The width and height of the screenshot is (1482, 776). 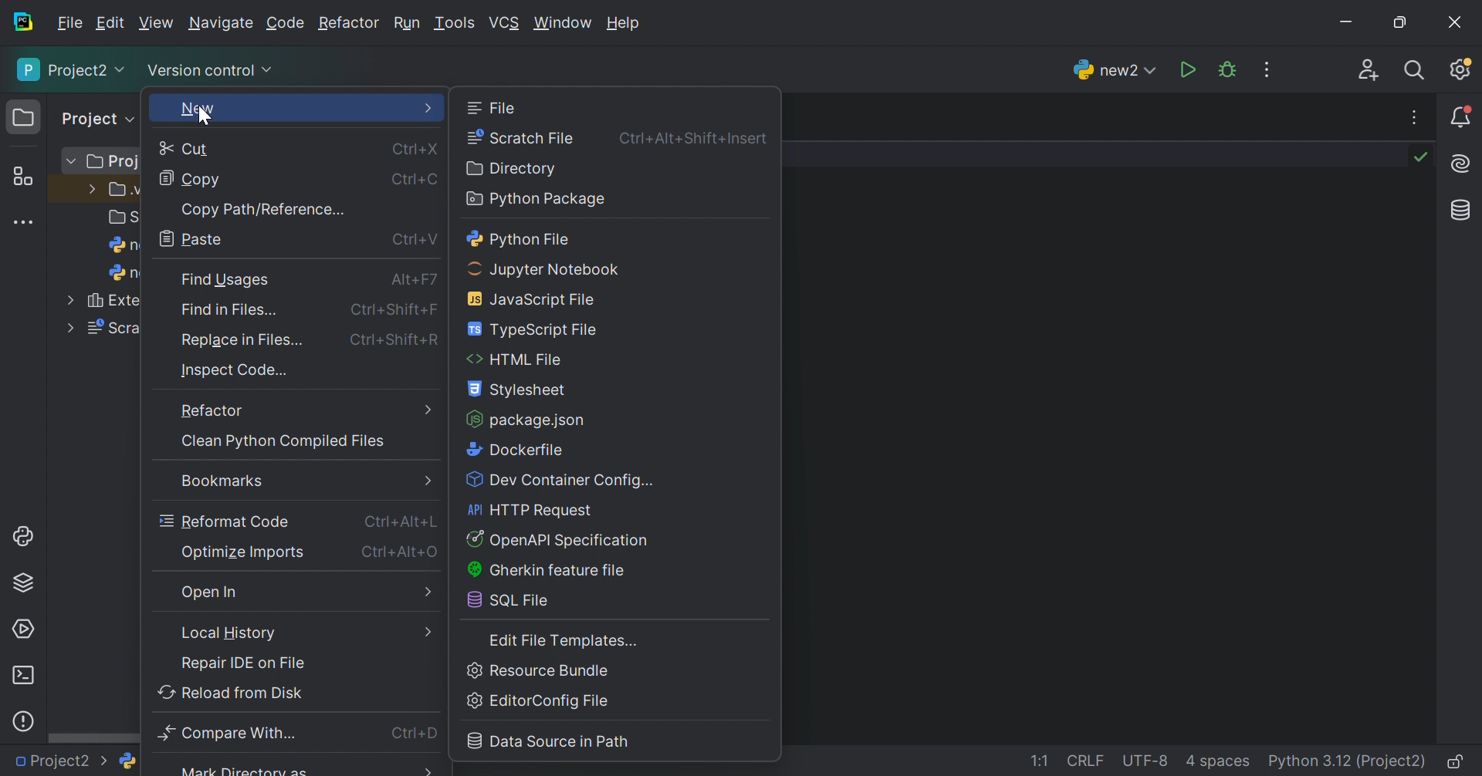 I want to click on python logo, so click(x=128, y=762).